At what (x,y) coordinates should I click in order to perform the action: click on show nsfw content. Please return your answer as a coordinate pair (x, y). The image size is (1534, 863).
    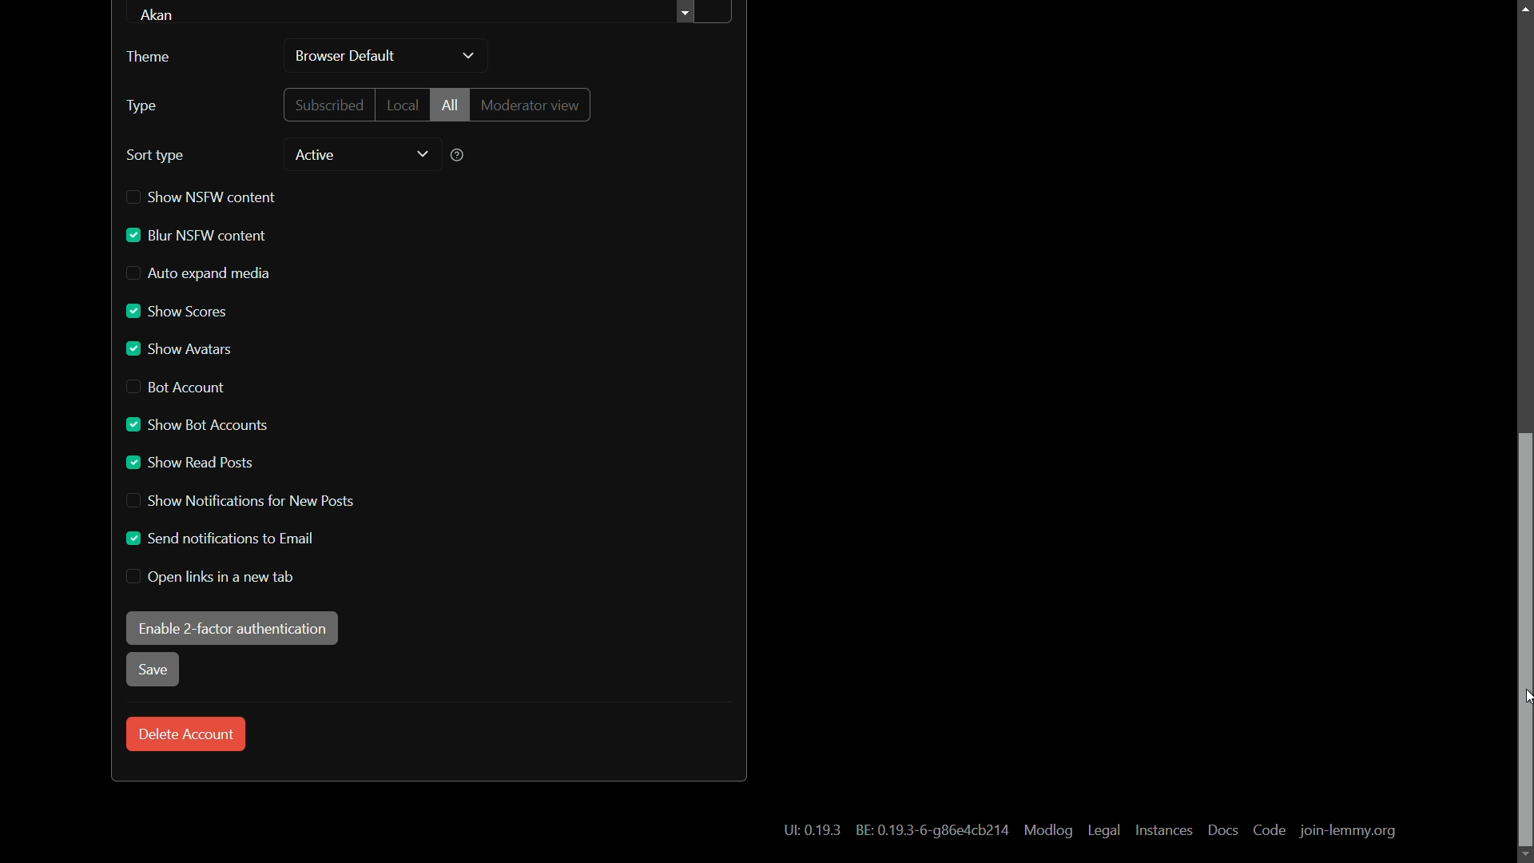
    Looking at the image, I should click on (202, 197).